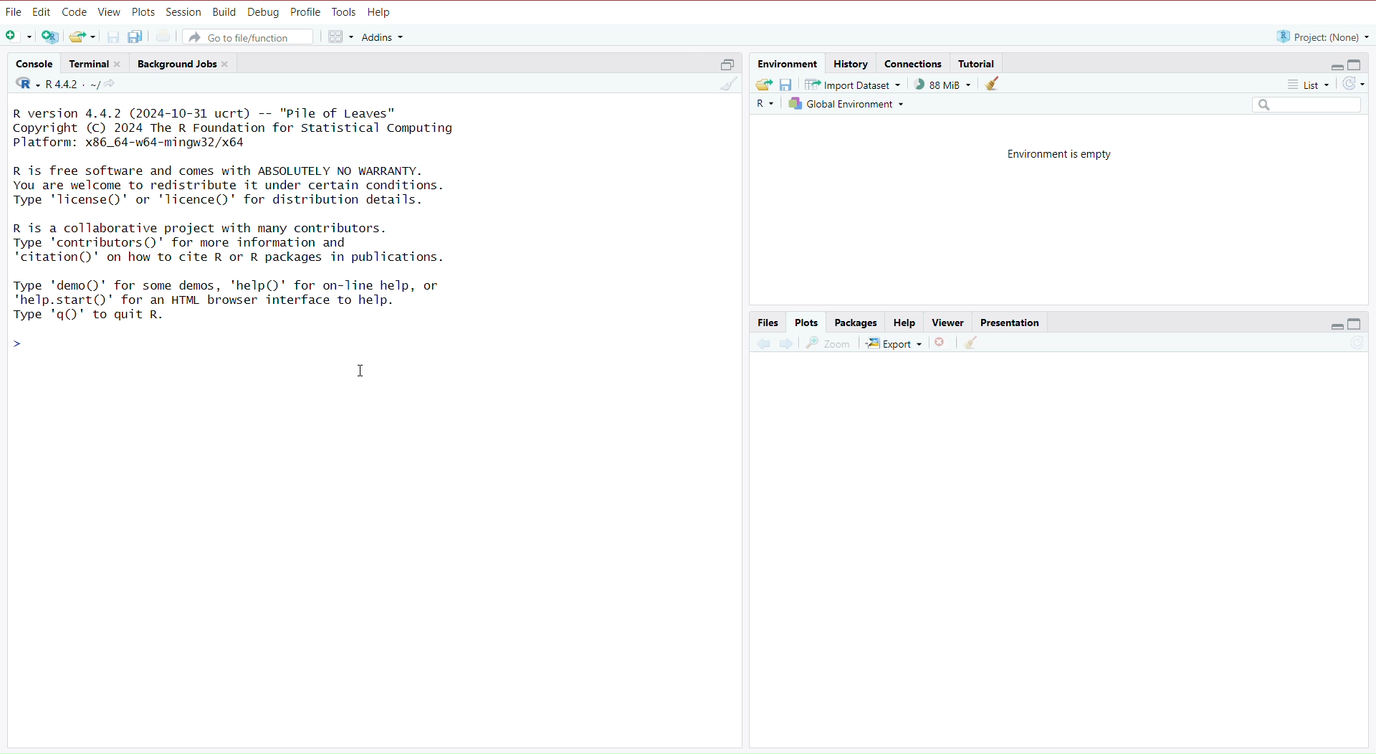  Describe the element at coordinates (853, 62) in the screenshot. I see `history` at that location.